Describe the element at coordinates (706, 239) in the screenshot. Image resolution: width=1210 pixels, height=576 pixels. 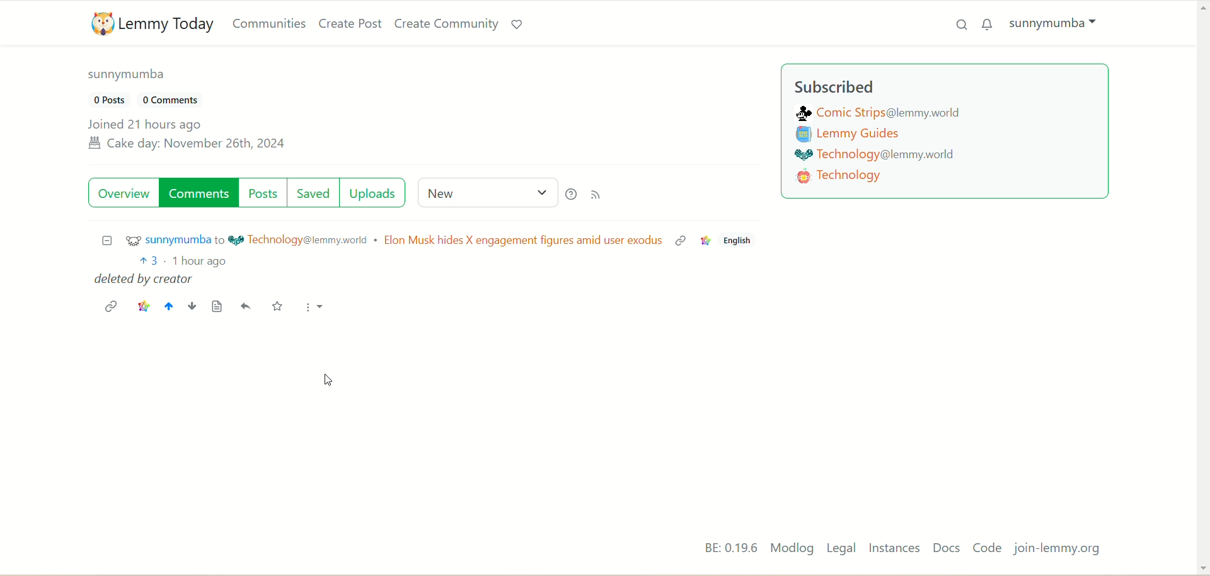
I see `context` at that location.